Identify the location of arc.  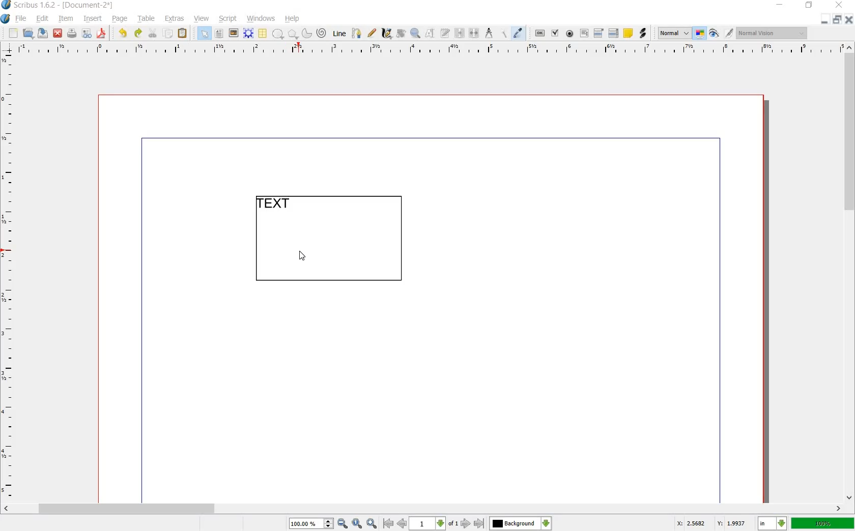
(306, 33).